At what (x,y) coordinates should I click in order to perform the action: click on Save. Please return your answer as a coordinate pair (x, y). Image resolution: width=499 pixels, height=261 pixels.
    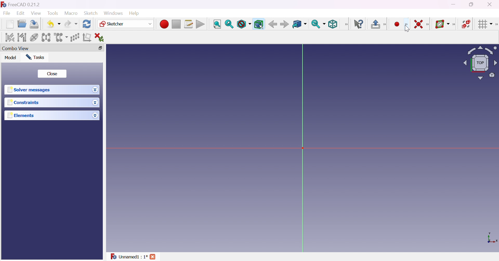
    Looking at the image, I should click on (33, 24).